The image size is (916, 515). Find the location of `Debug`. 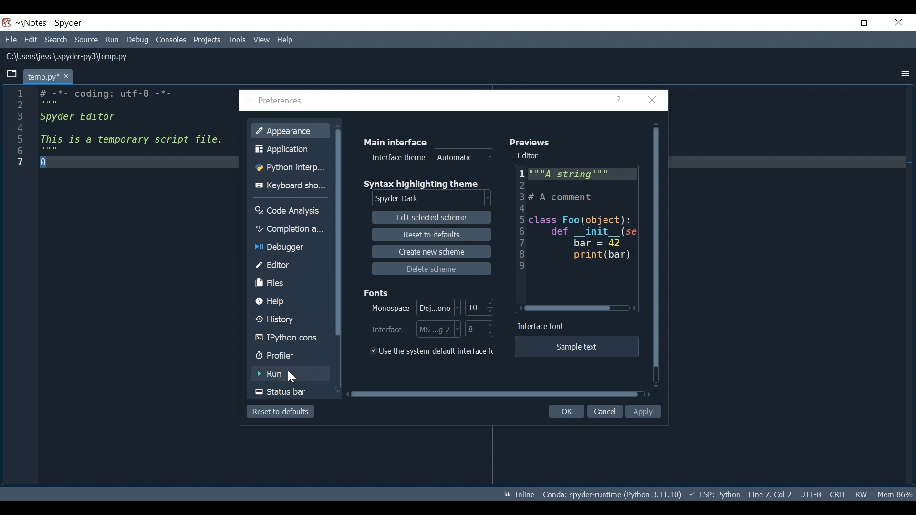

Debug is located at coordinates (137, 40).